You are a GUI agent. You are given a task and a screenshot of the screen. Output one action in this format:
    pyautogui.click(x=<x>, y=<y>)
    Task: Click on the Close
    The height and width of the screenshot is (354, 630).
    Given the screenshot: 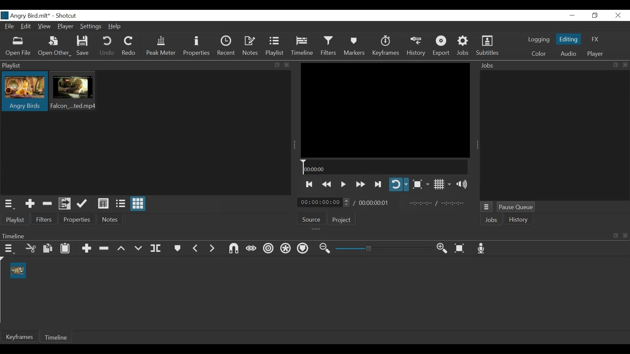 What is the action you would take?
    pyautogui.click(x=618, y=16)
    